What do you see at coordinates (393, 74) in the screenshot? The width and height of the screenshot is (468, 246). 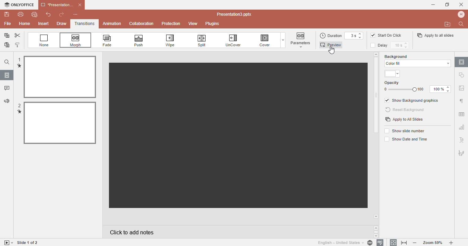 I see `Themes color` at bounding box center [393, 74].